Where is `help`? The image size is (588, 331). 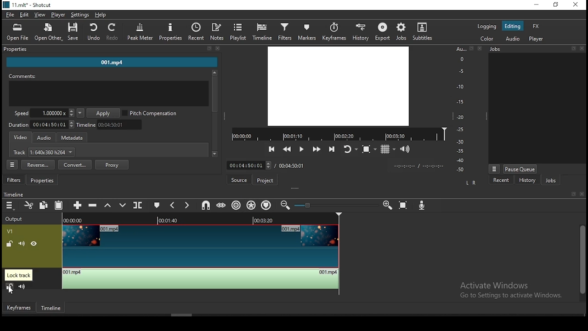 help is located at coordinates (101, 15).